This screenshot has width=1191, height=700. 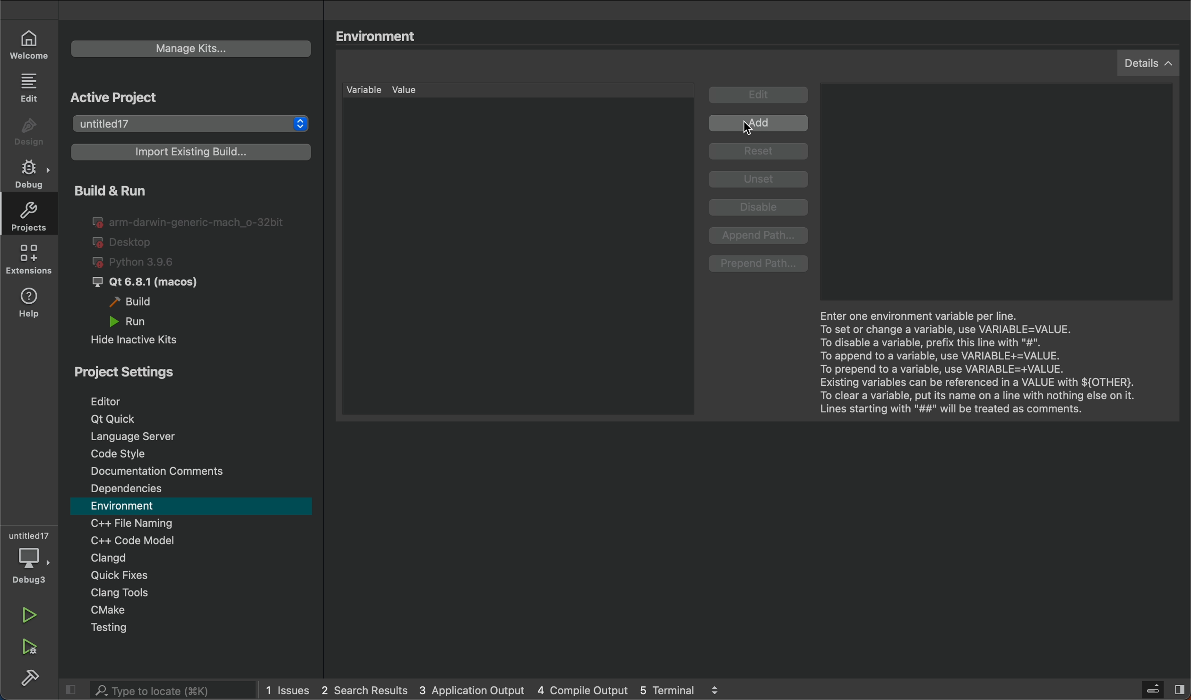 I want to click on Edit, so click(x=760, y=96).